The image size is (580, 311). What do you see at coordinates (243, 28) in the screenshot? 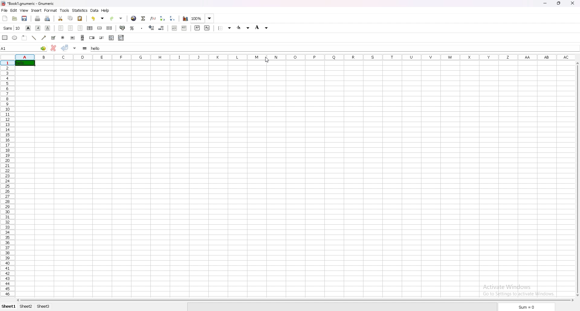
I see `foreground` at bounding box center [243, 28].